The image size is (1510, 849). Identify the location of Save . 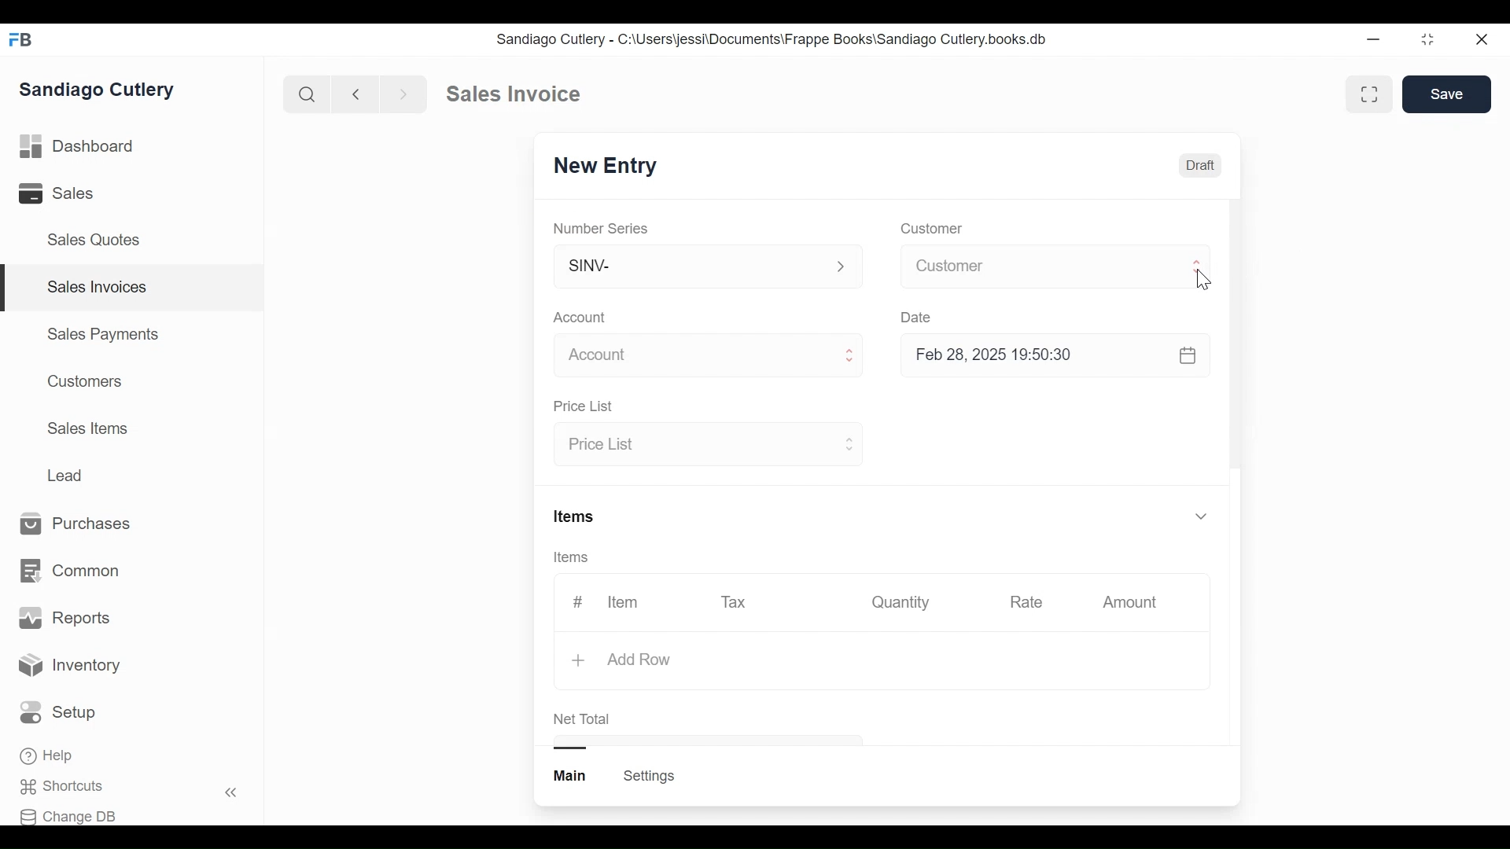
(1447, 94).